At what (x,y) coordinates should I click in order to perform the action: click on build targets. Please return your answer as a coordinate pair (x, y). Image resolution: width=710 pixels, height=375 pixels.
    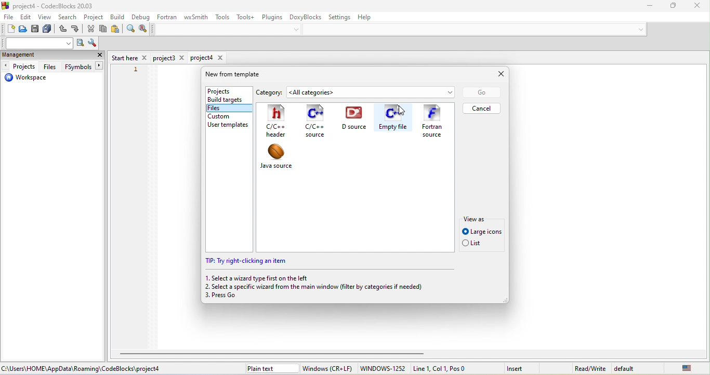
    Looking at the image, I should click on (228, 100).